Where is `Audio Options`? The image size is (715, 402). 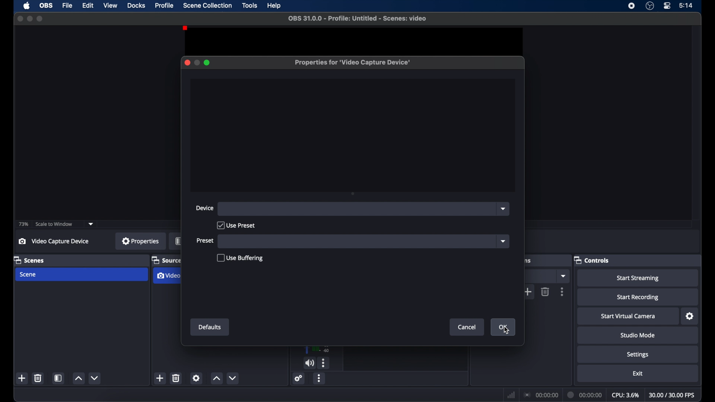
Audio Options is located at coordinates (324, 363).